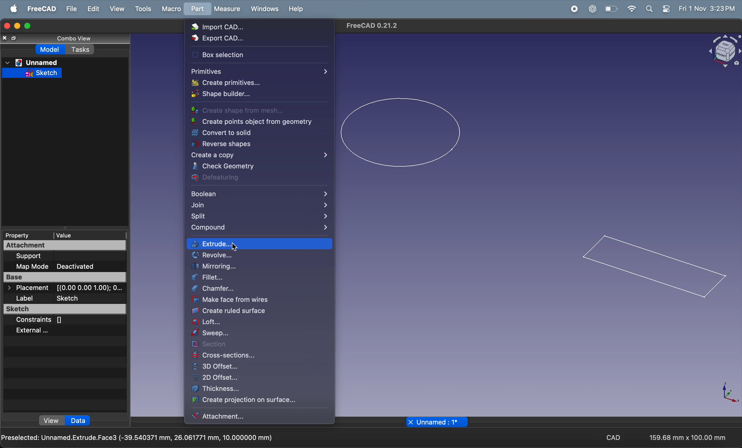 This screenshot has width=742, height=448. I want to click on Fri 1 Nov  3:23 PM, so click(706, 8).